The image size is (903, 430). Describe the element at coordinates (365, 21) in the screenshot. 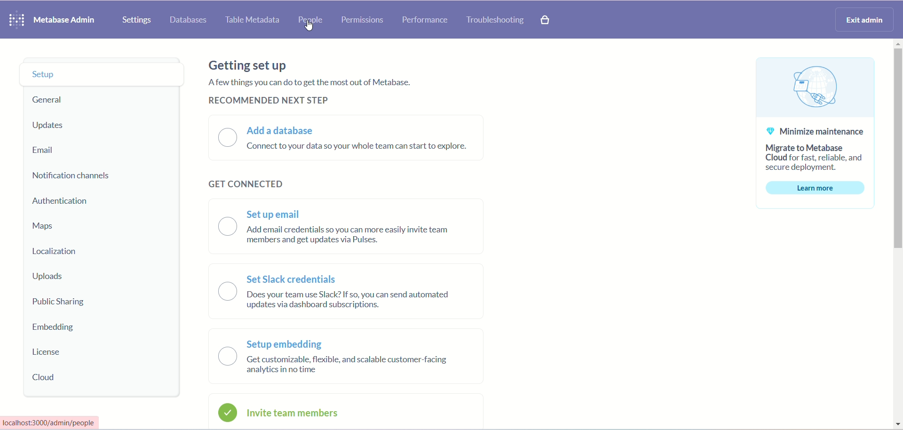

I see `permissions` at that location.